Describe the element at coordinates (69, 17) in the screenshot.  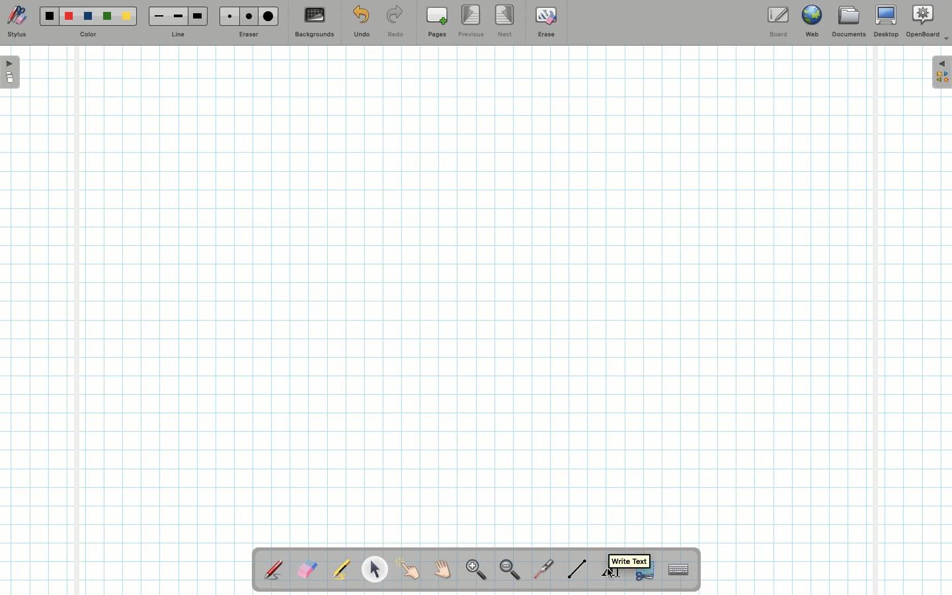
I see `Red` at that location.